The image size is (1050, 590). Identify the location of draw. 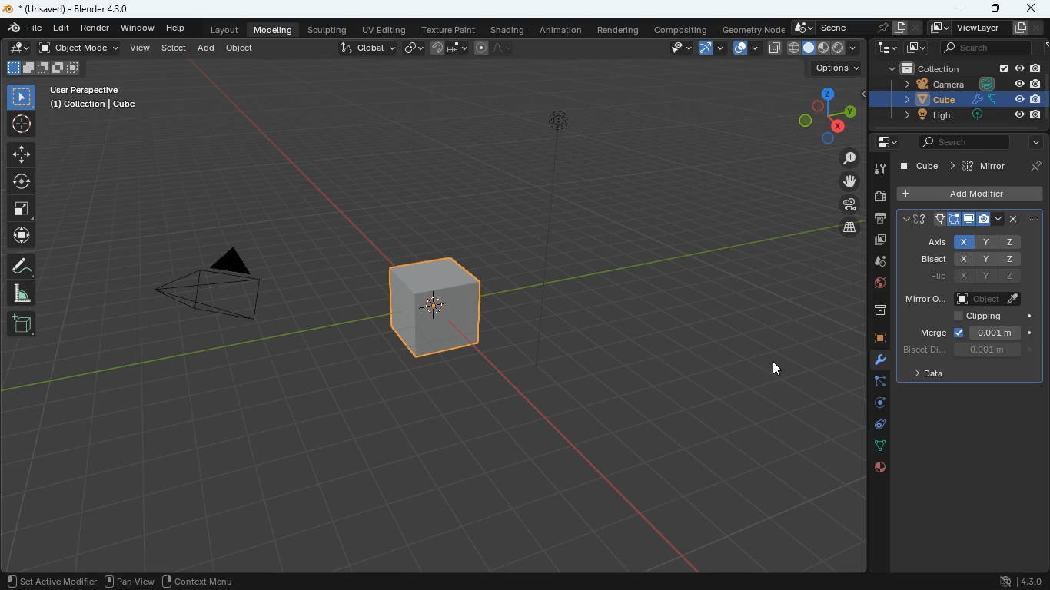
(23, 265).